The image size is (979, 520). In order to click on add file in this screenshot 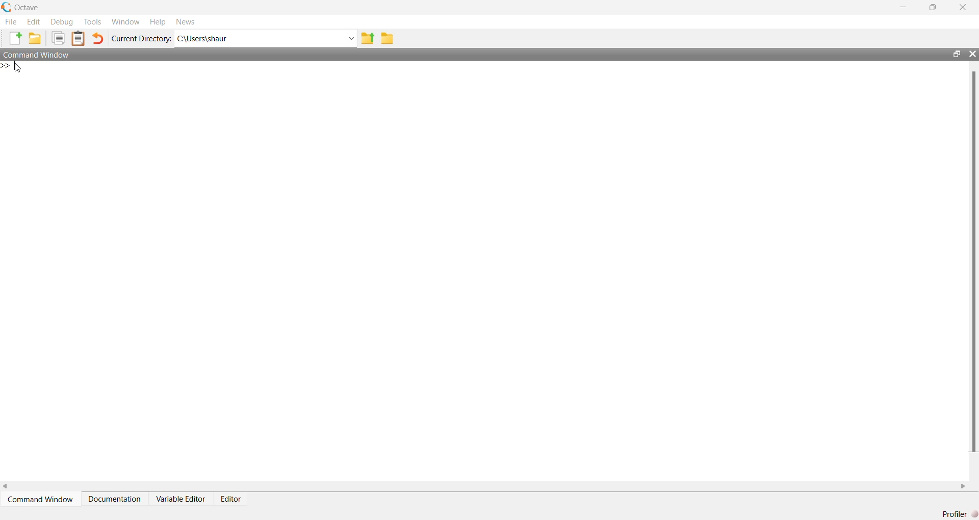, I will do `click(15, 38)`.